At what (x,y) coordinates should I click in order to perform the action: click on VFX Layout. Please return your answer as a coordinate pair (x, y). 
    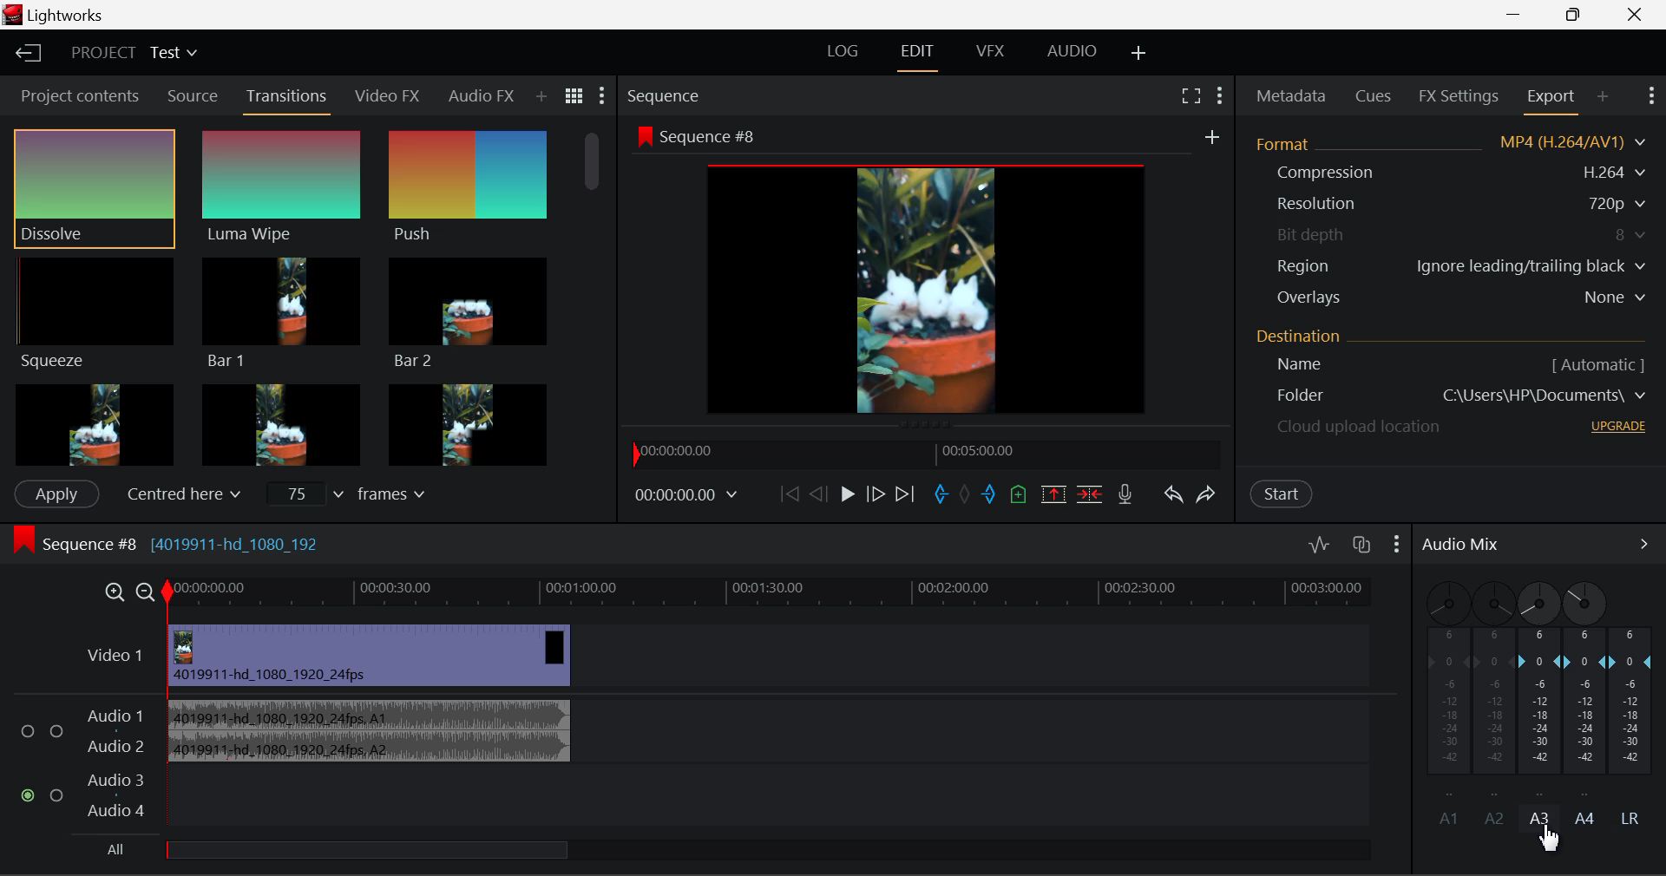
    Looking at the image, I should click on (993, 49).